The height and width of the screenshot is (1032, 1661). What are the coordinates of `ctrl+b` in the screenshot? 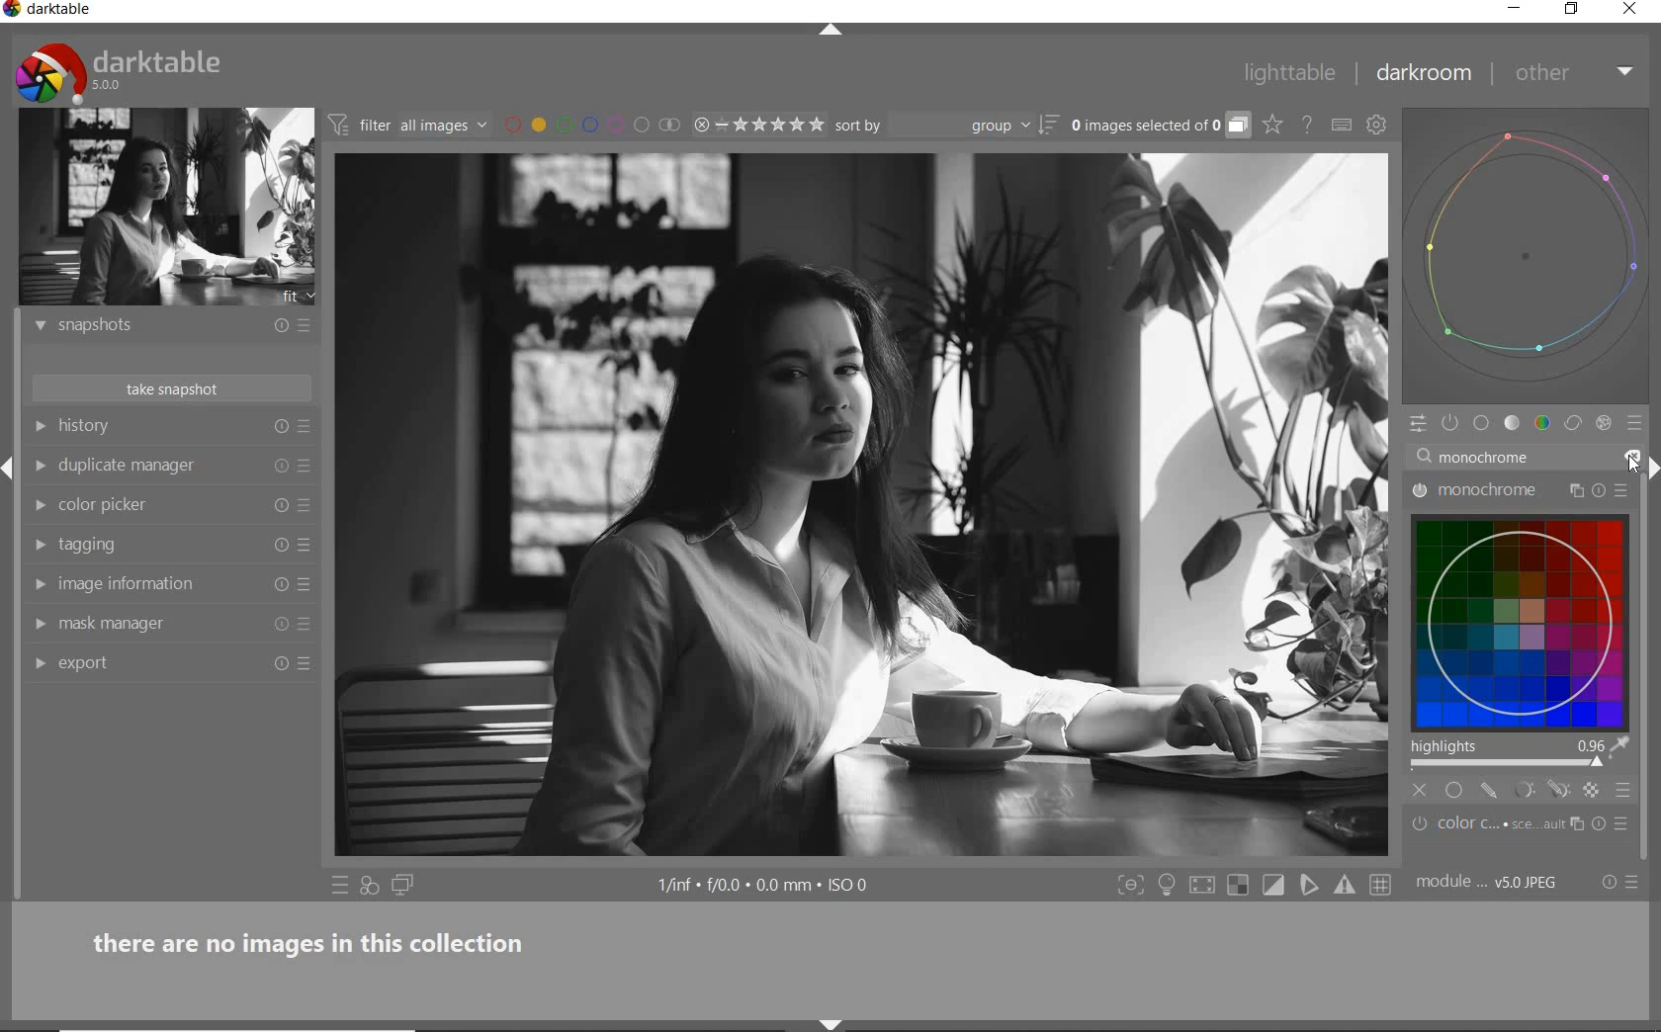 It's located at (1169, 885).